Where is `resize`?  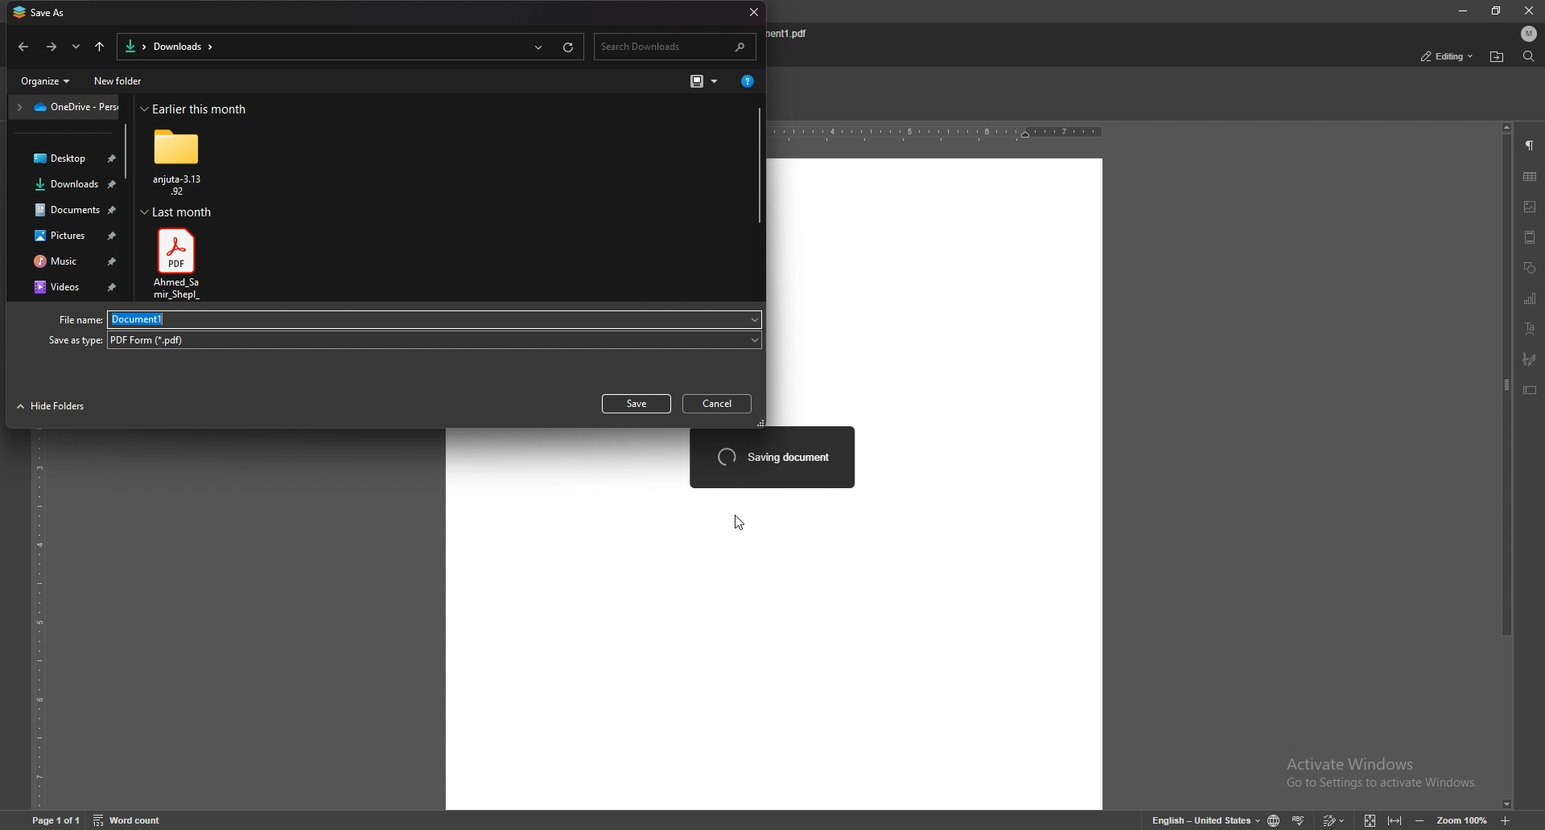 resize is located at coordinates (1498, 11).